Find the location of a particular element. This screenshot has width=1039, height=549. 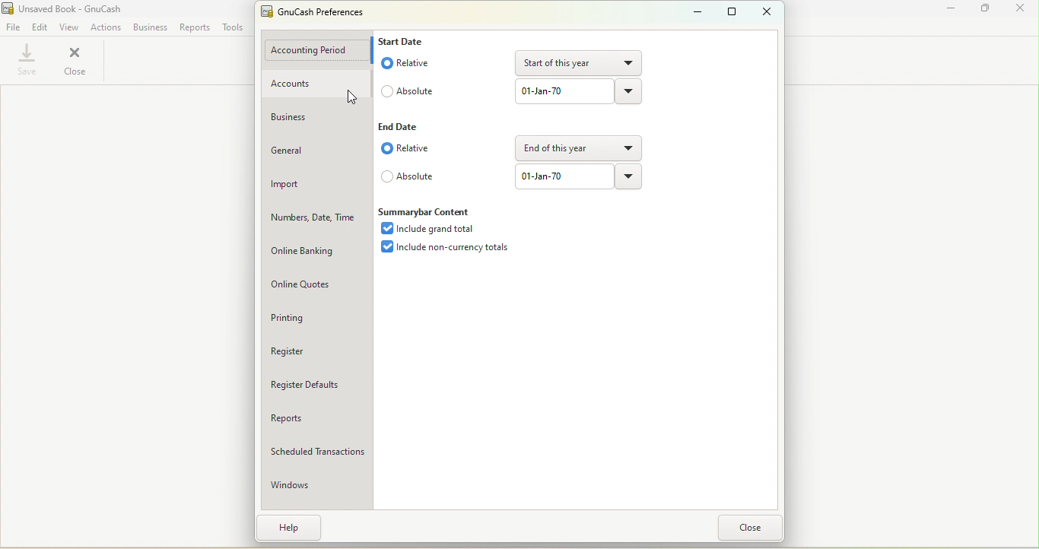

Save is located at coordinates (26, 61).